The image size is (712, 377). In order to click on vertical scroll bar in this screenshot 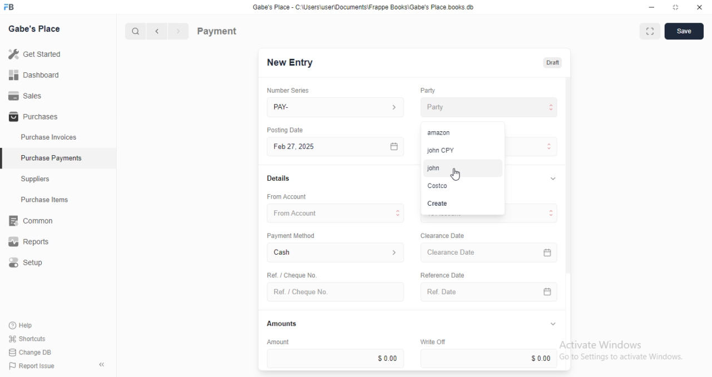, I will do `click(568, 224)`.